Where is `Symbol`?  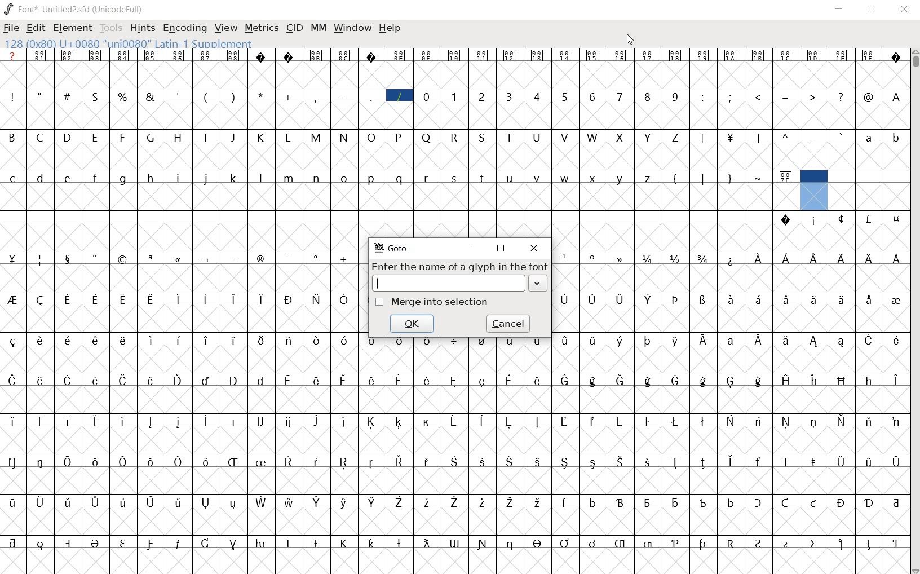 Symbol is located at coordinates (400, 462).